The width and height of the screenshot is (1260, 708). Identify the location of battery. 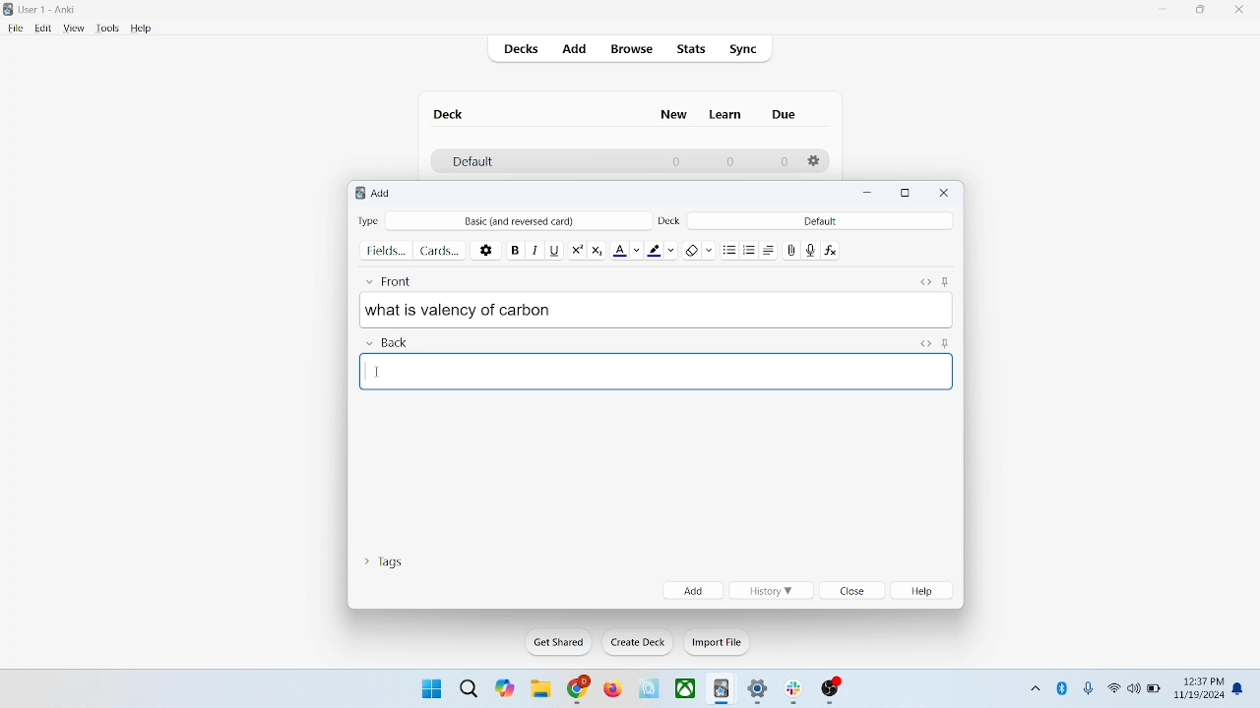
(1155, 690).